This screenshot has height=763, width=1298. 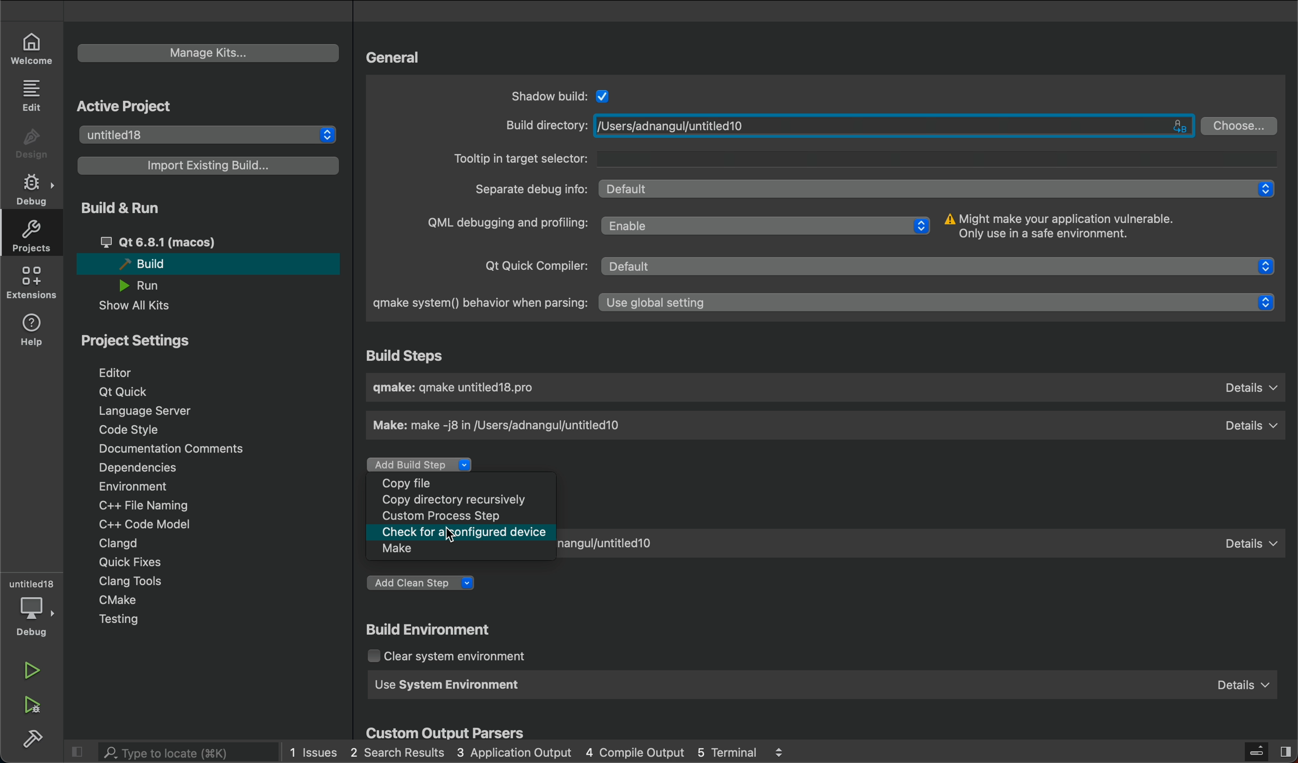 What do you see at coordinates (31, 95) in the screenshot?
I see `edit` at bounding box center [31, 95].